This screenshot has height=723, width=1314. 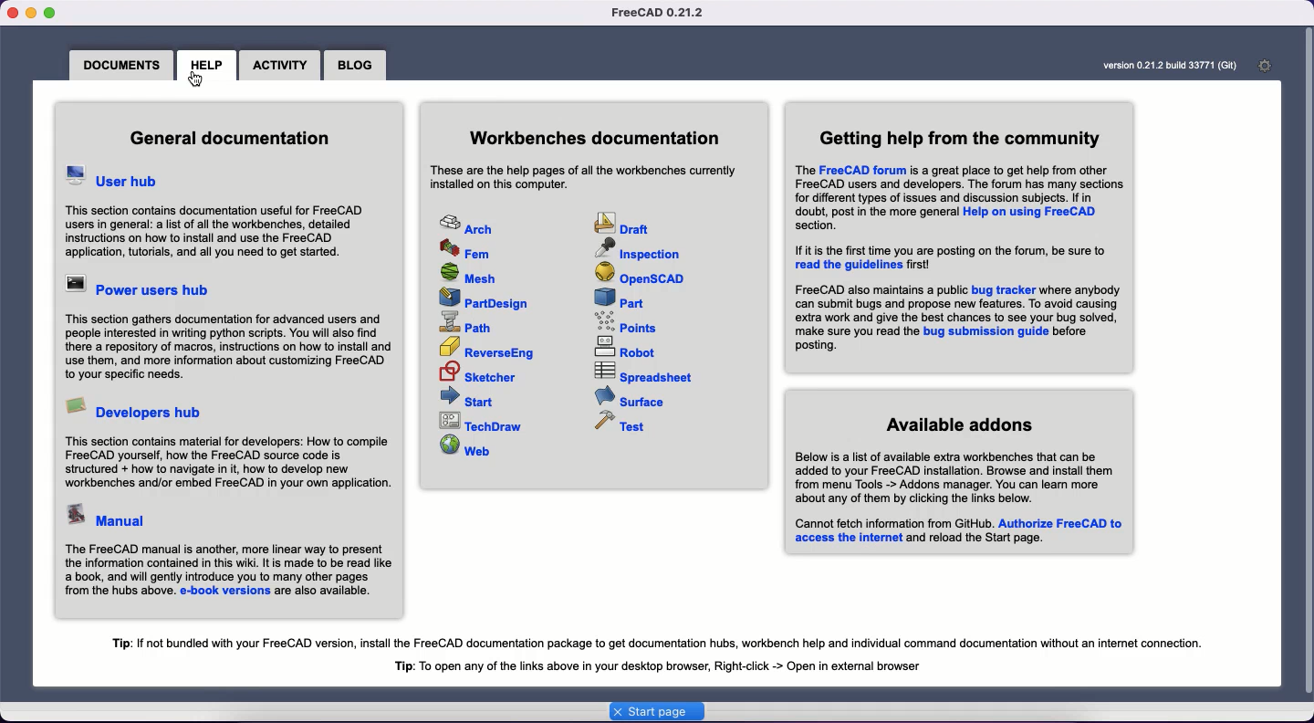 I want to click on Maximize, so click(x=57, y=13).